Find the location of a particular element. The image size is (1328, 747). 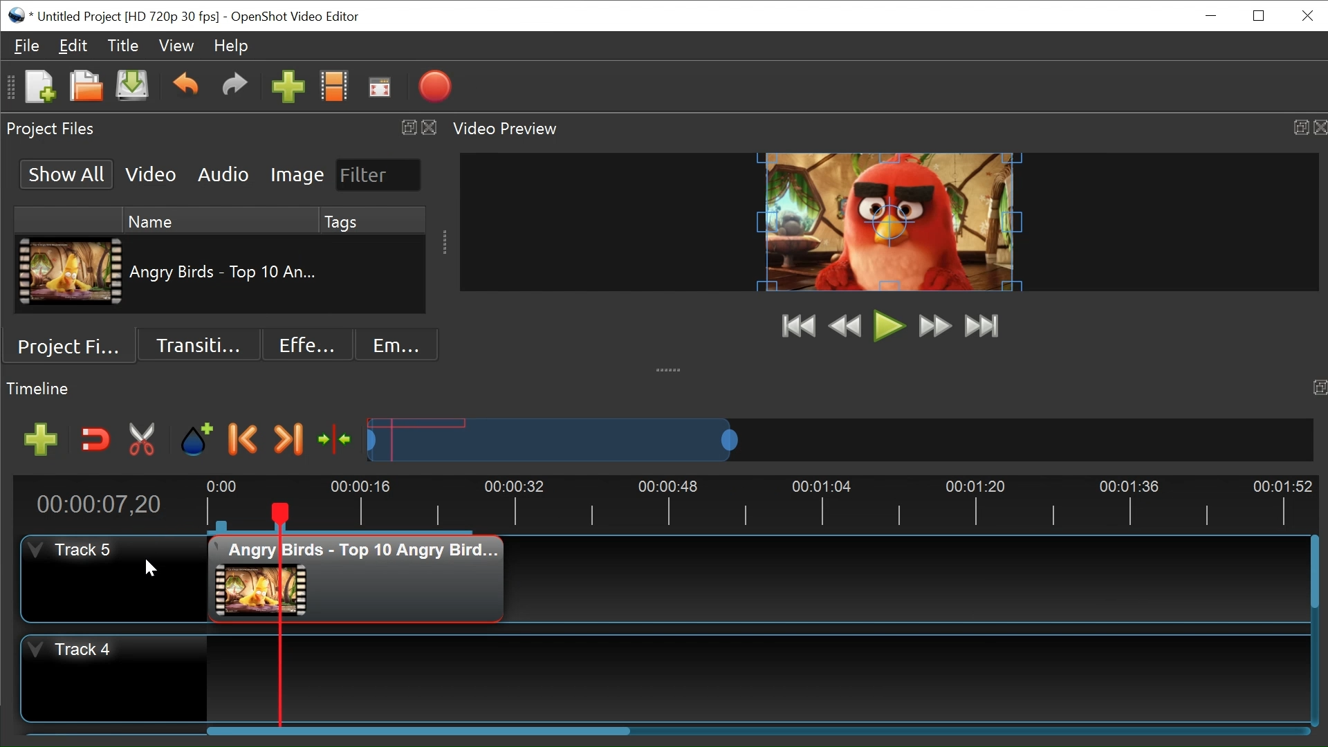

Filter is located at coordinates (374, 174).